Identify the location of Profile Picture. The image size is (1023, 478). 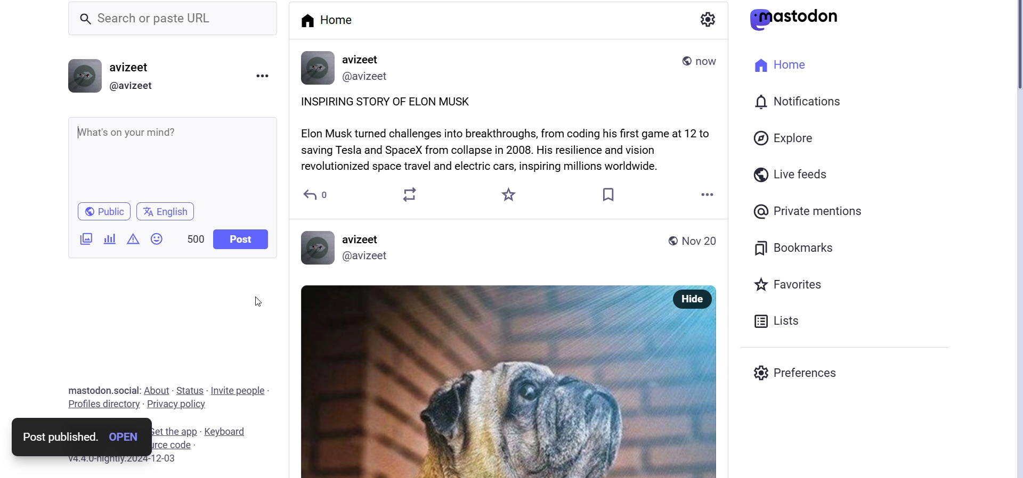
(318, 250).